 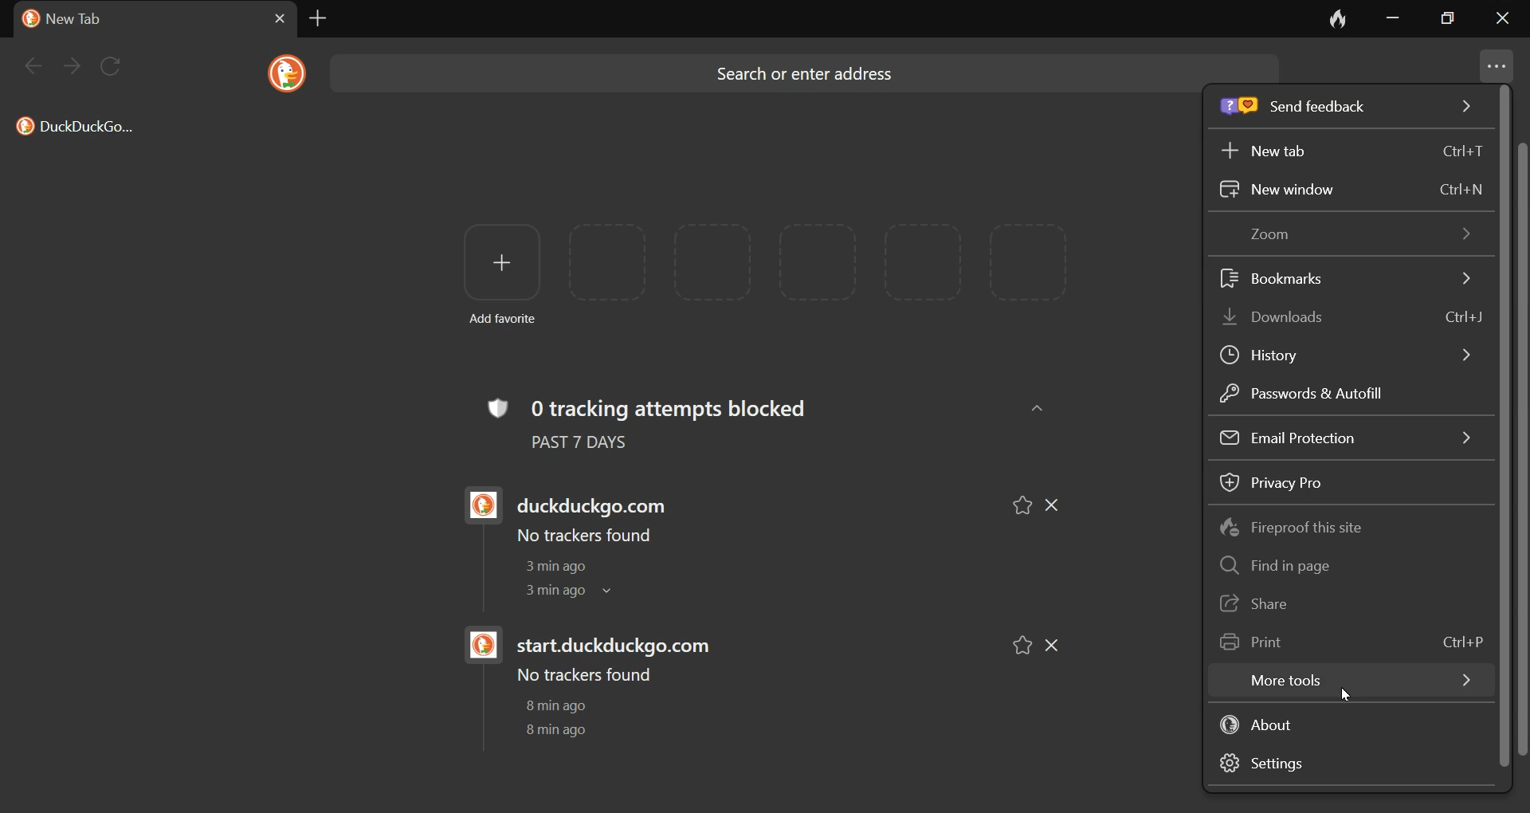 I want to click on restore down, so click(x=1454, y=22).